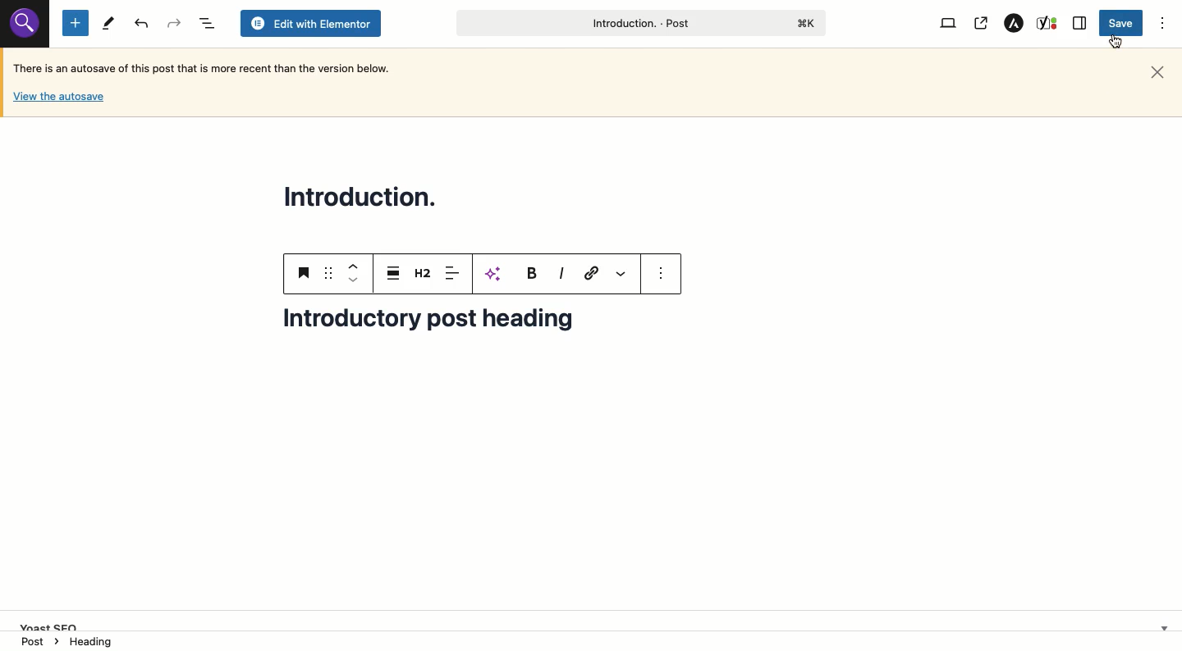  Describe the element at coordinates (597, 619) in the screenshot. I see `Yoast SEO` at that location.